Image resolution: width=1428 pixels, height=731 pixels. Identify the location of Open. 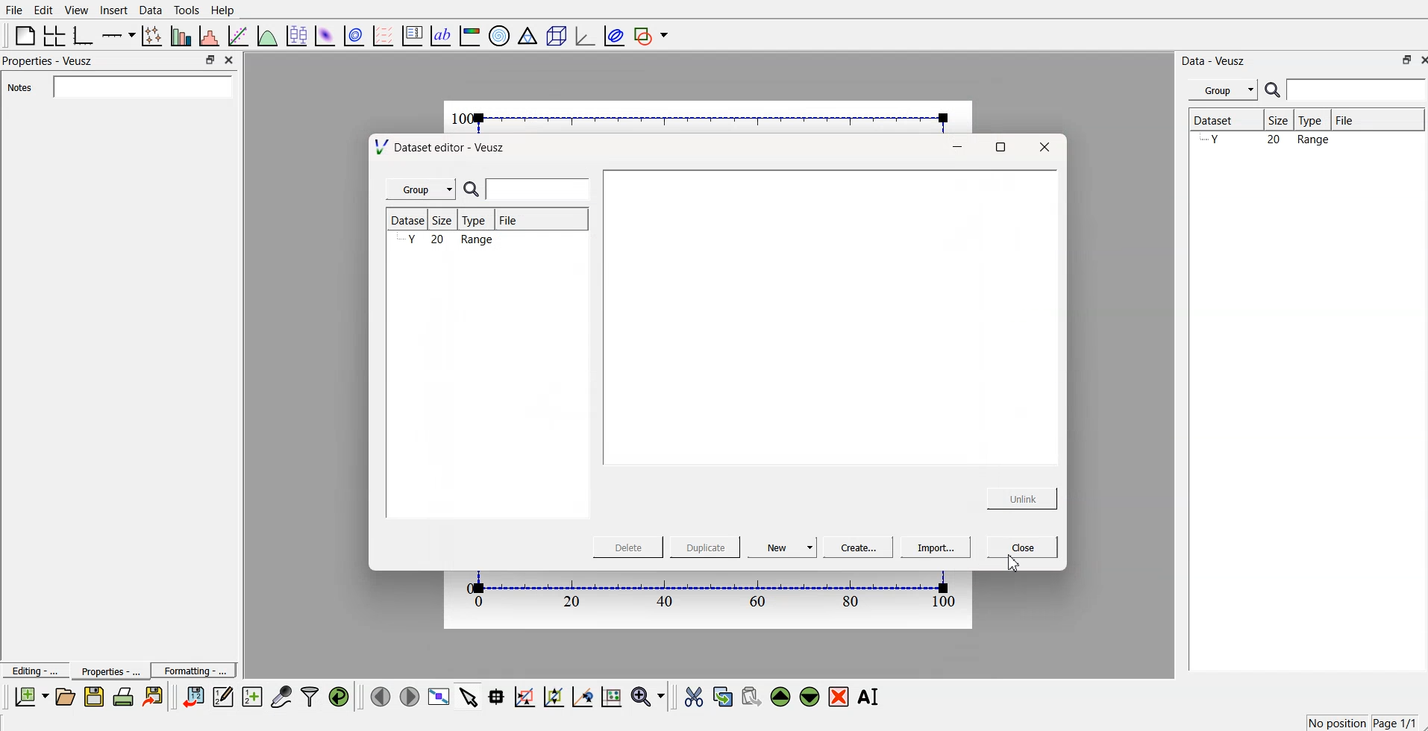
(65, 696).